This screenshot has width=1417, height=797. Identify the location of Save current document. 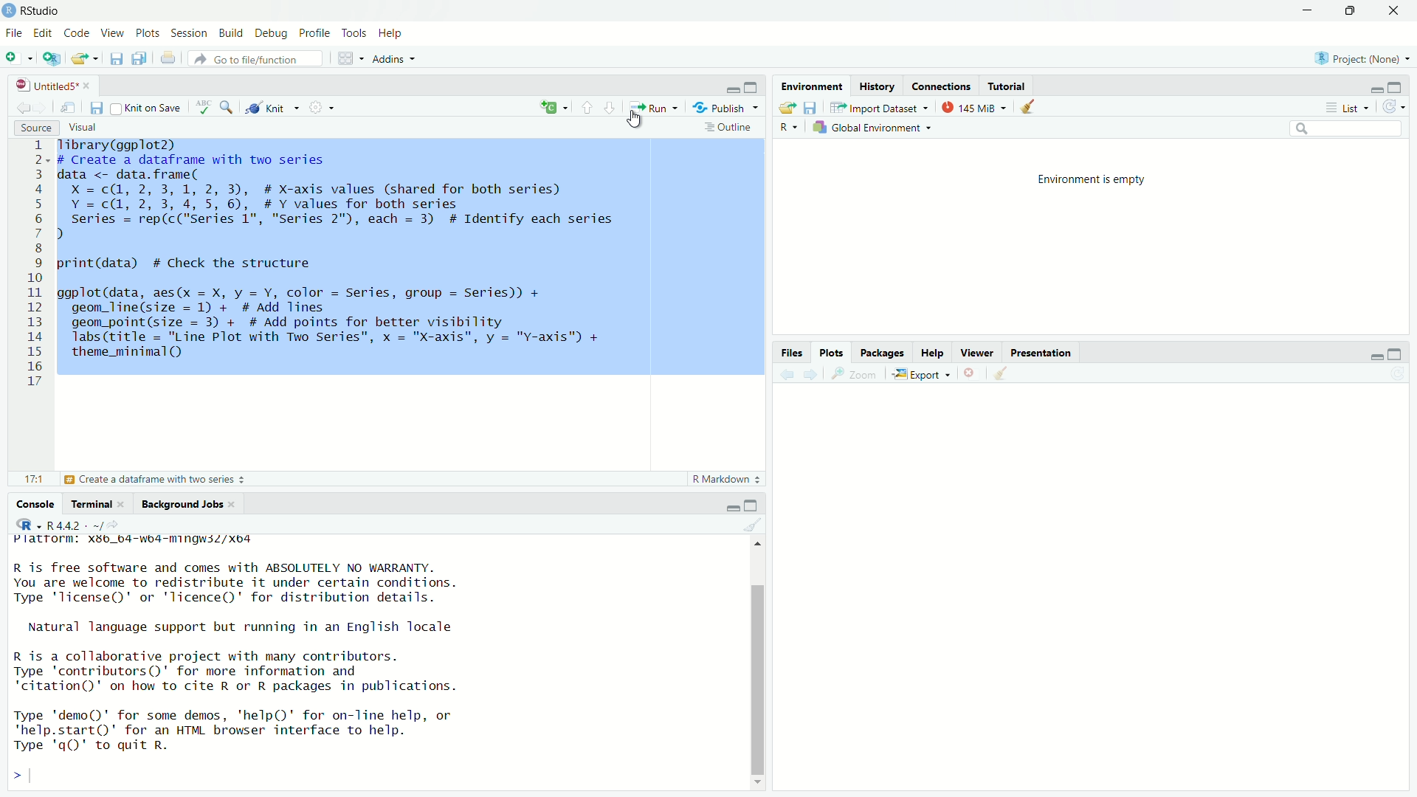
(97, 108).